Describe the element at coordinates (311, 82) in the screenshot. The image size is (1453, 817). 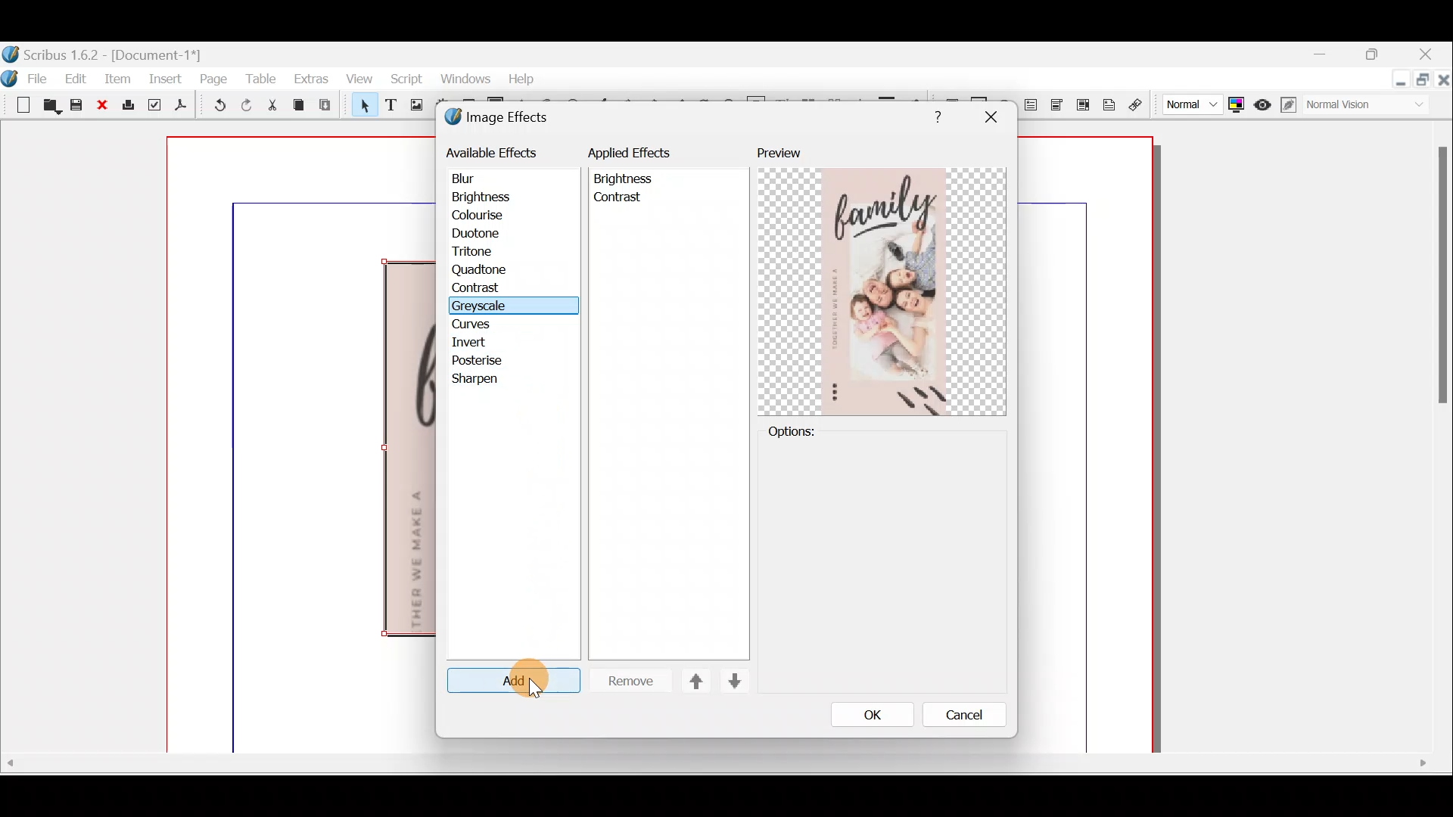
I see `Extras` at that location.